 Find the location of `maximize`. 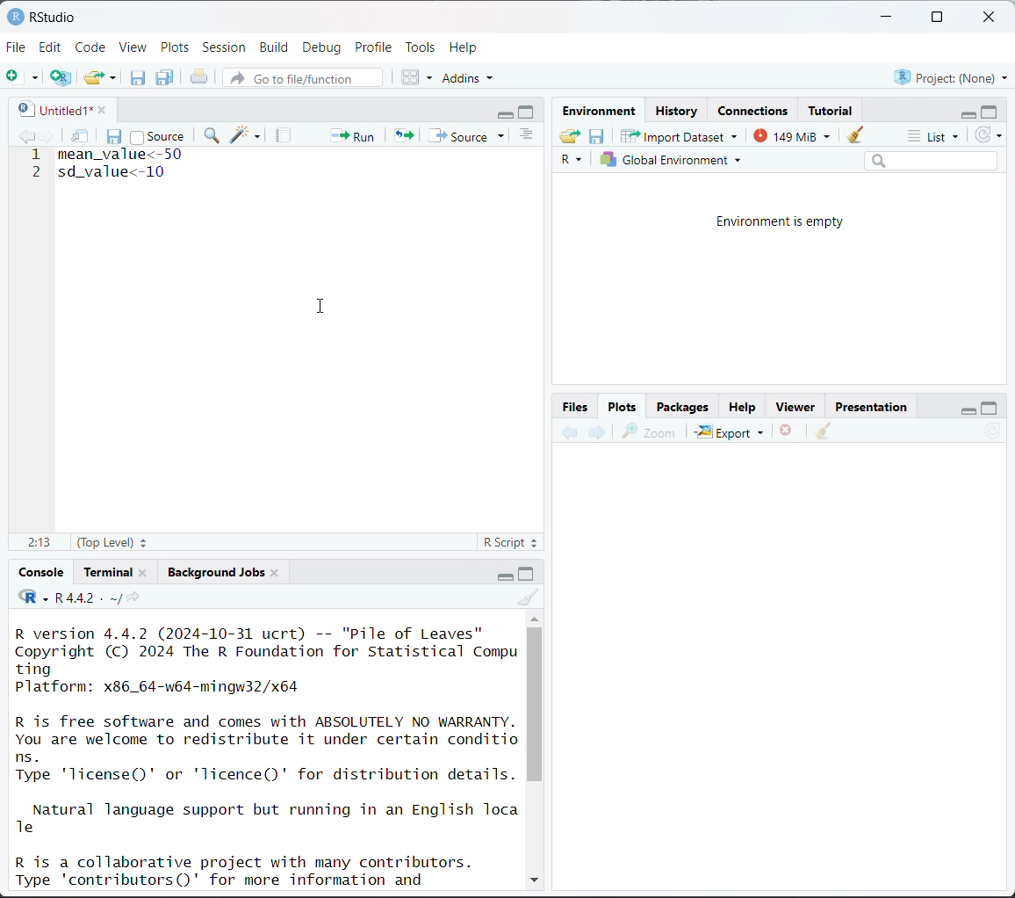

maximize is located at coordinates (936, 18).